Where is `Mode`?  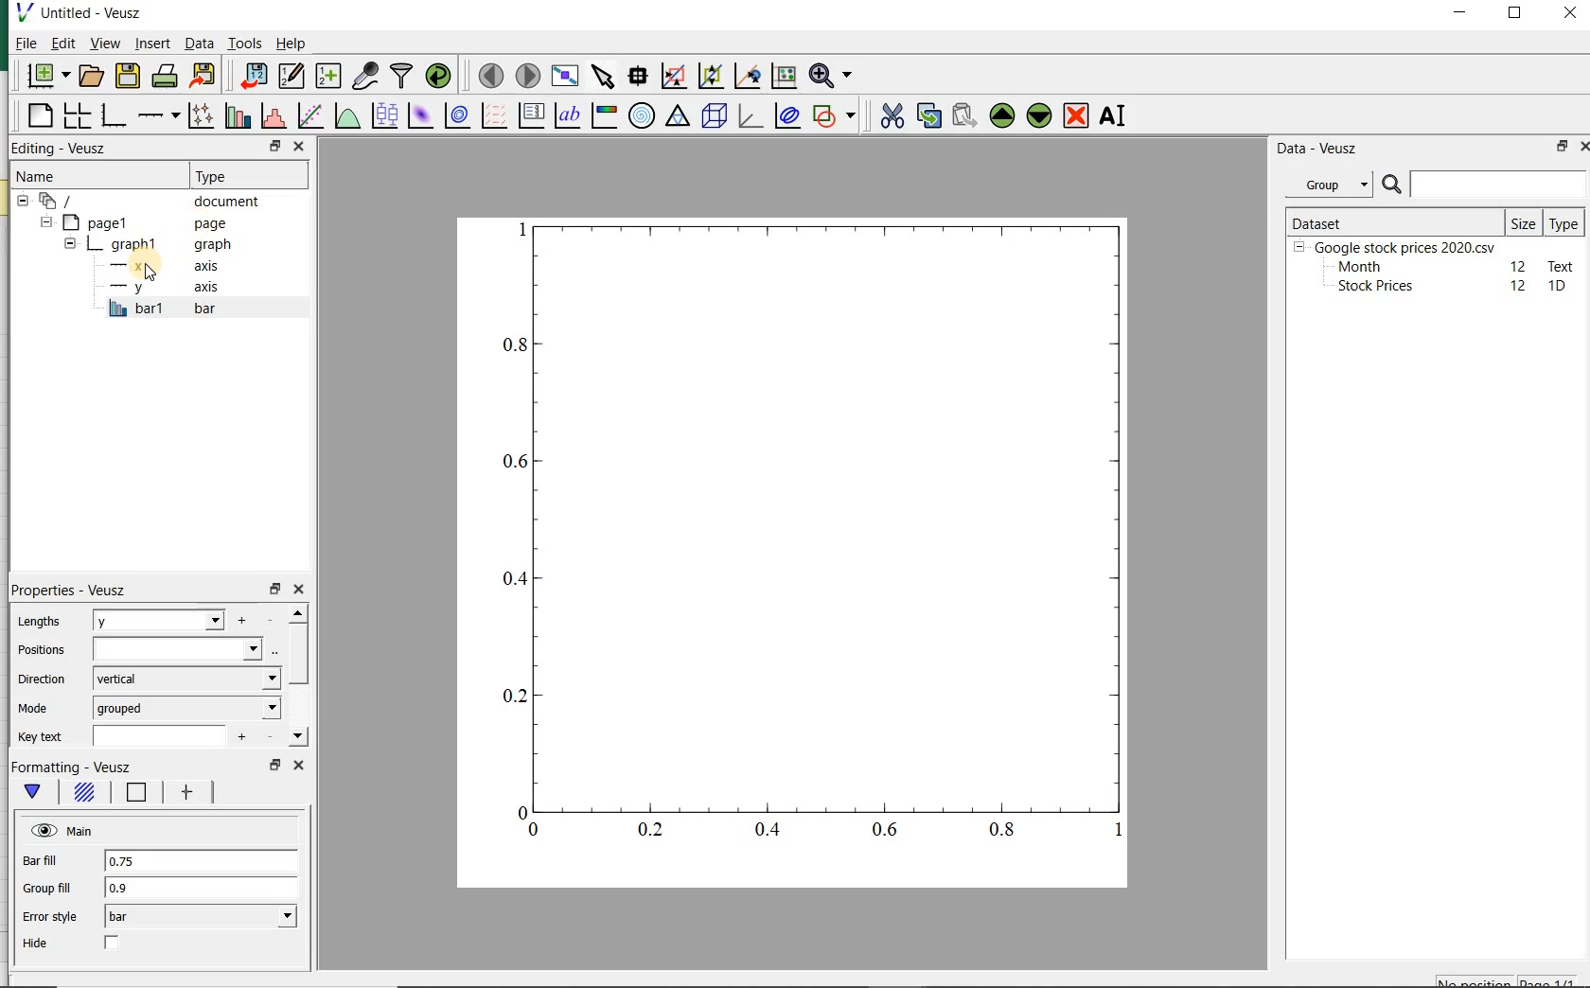
Mode is located at coordinates (32, 706).